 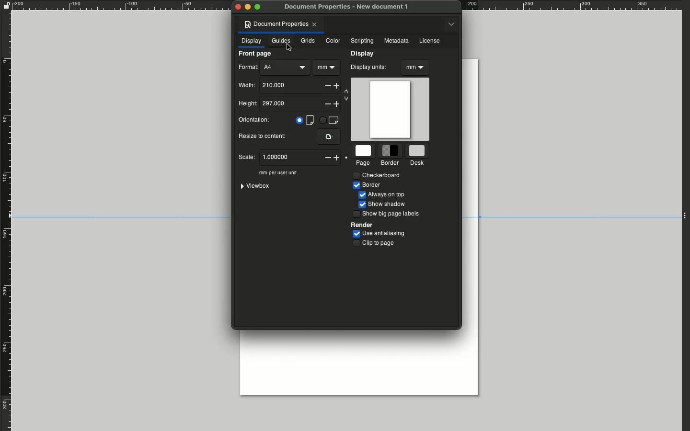 What do you see at coordinates (299, 102) in the screenshot?
I see `297` at bounding box center [299, 102].